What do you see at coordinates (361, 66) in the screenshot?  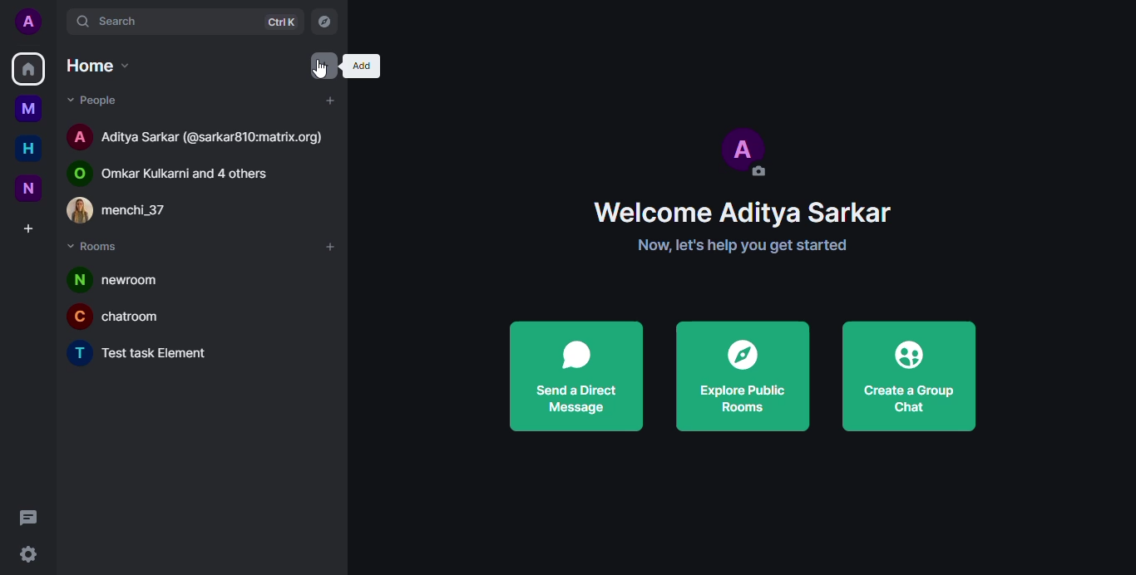 I see `add icon` at bounding box center [361, 66].